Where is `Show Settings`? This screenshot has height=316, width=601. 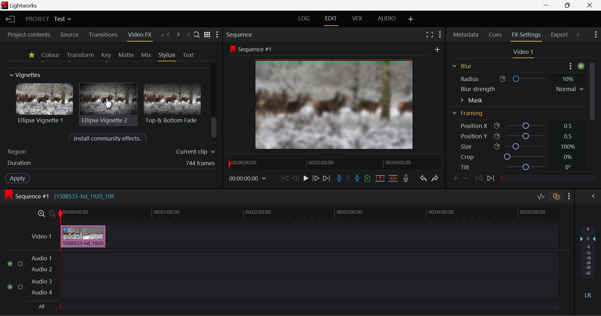
Show Settings is located at coordinates (440, 34).